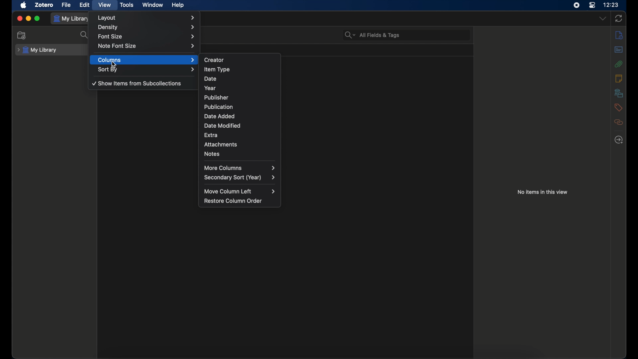 The image size is (638, 359). What do you see at coordinates (85, 35) in the screenshot?
I see `search` at bounding box center [85, 35].